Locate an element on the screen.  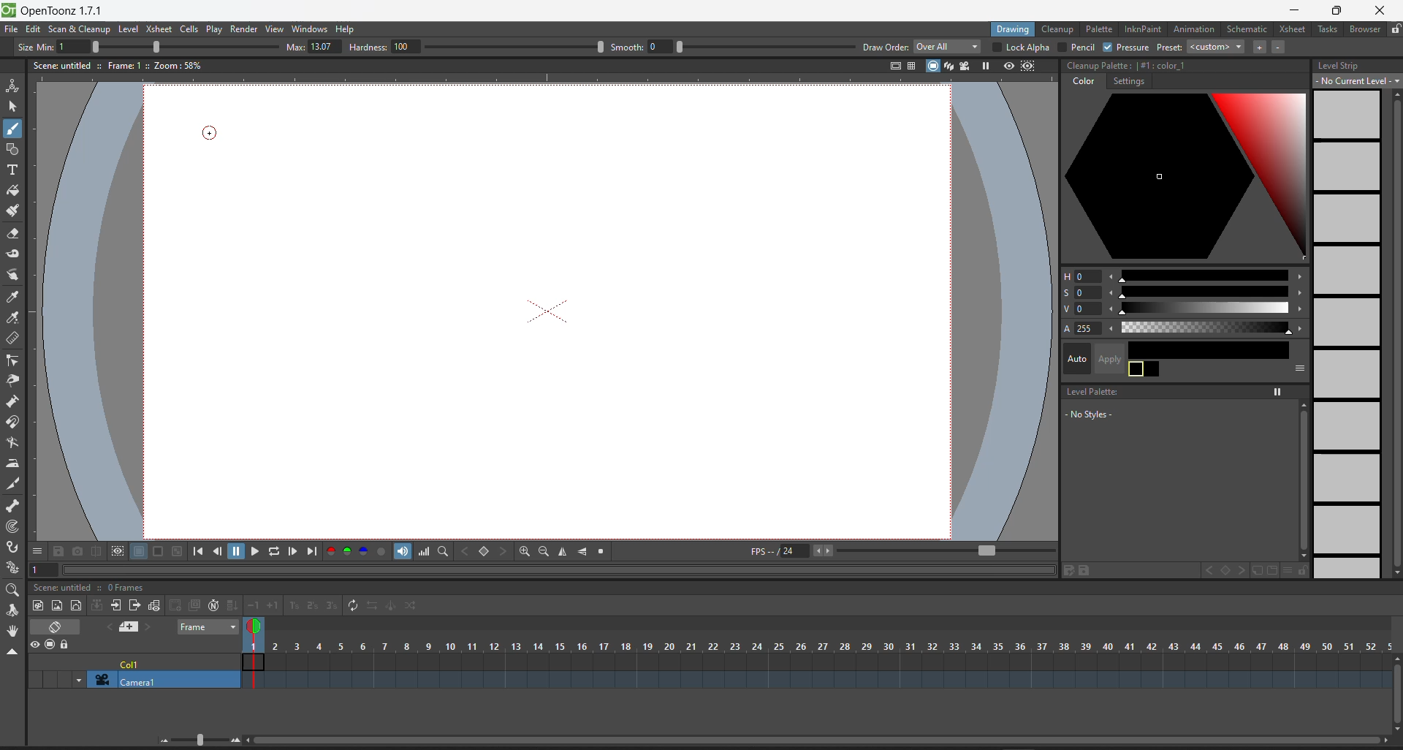
add new memo is located at coordinates (127, 627).